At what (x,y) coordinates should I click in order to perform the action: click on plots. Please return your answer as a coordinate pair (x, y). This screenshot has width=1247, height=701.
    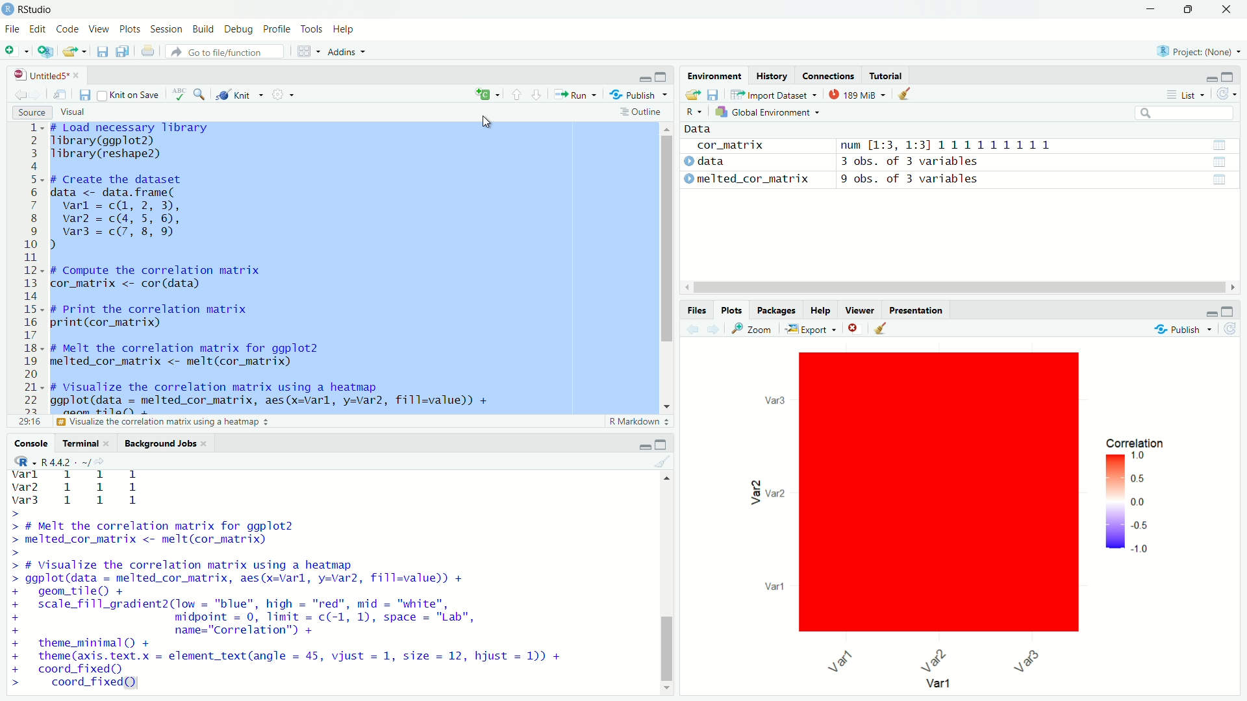
    Looking at the image, I should click on (731, 310).